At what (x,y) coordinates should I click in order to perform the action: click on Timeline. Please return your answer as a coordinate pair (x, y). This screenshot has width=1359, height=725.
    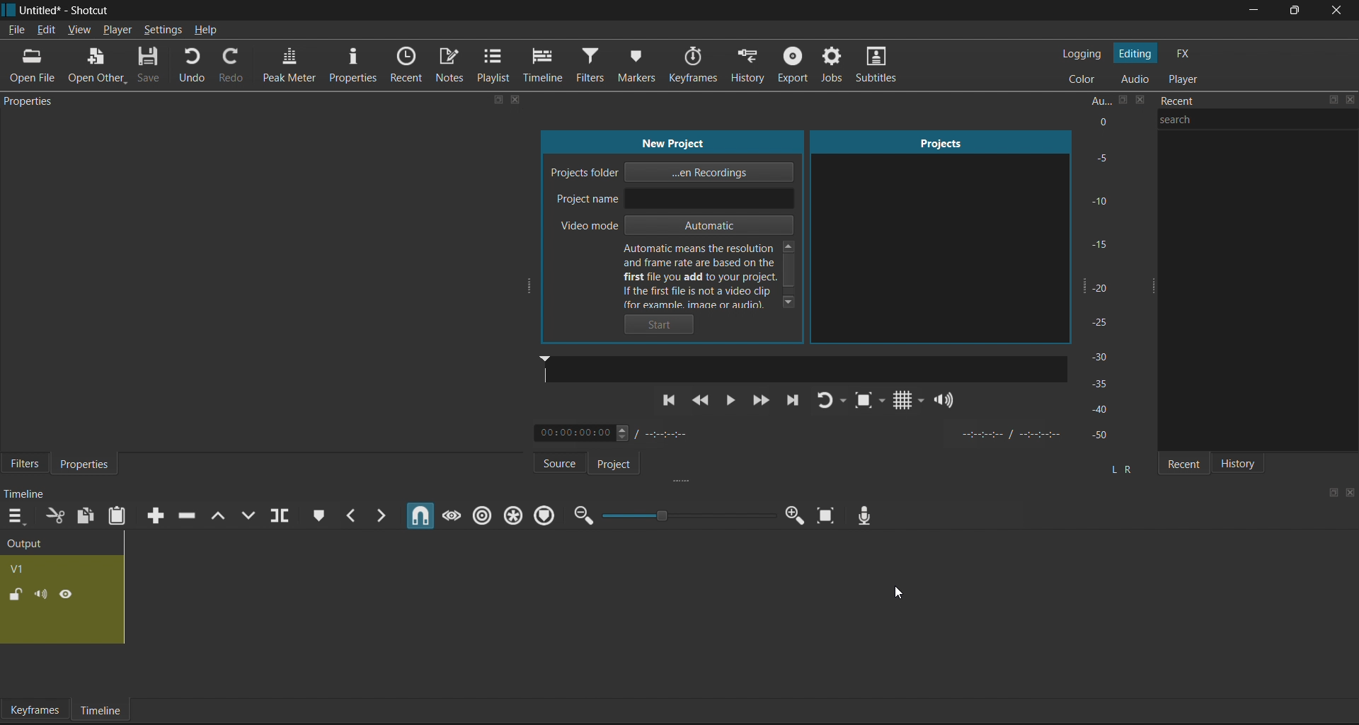
    Looking at the image, I should click on (101, 710).